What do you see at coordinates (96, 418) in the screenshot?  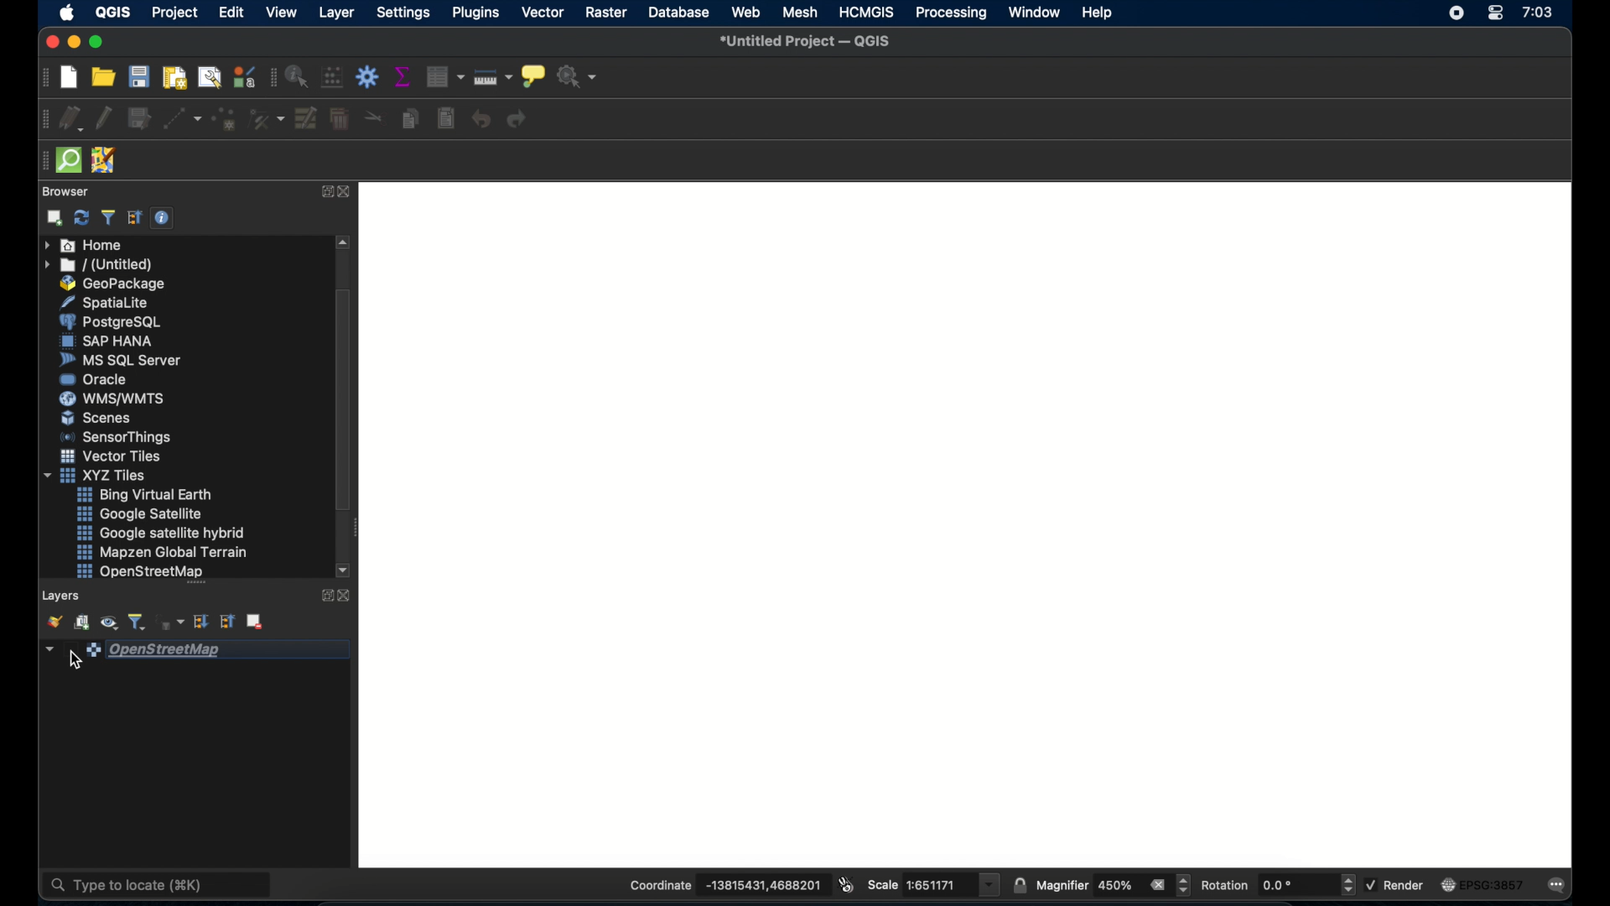 I see `scenes` at bounding box center [96, 418].